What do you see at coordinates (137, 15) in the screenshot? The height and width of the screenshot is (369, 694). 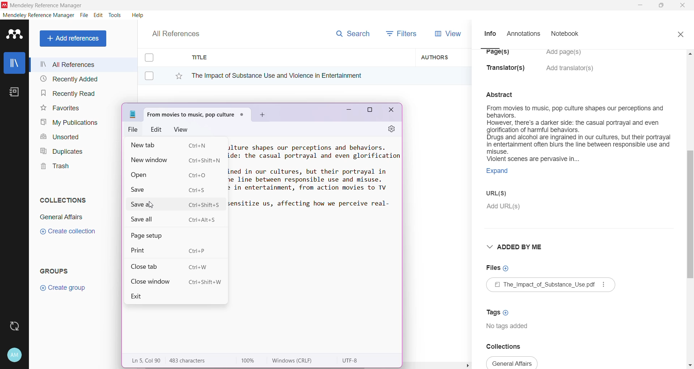 I see `Help` at bounding box center [137, 15].